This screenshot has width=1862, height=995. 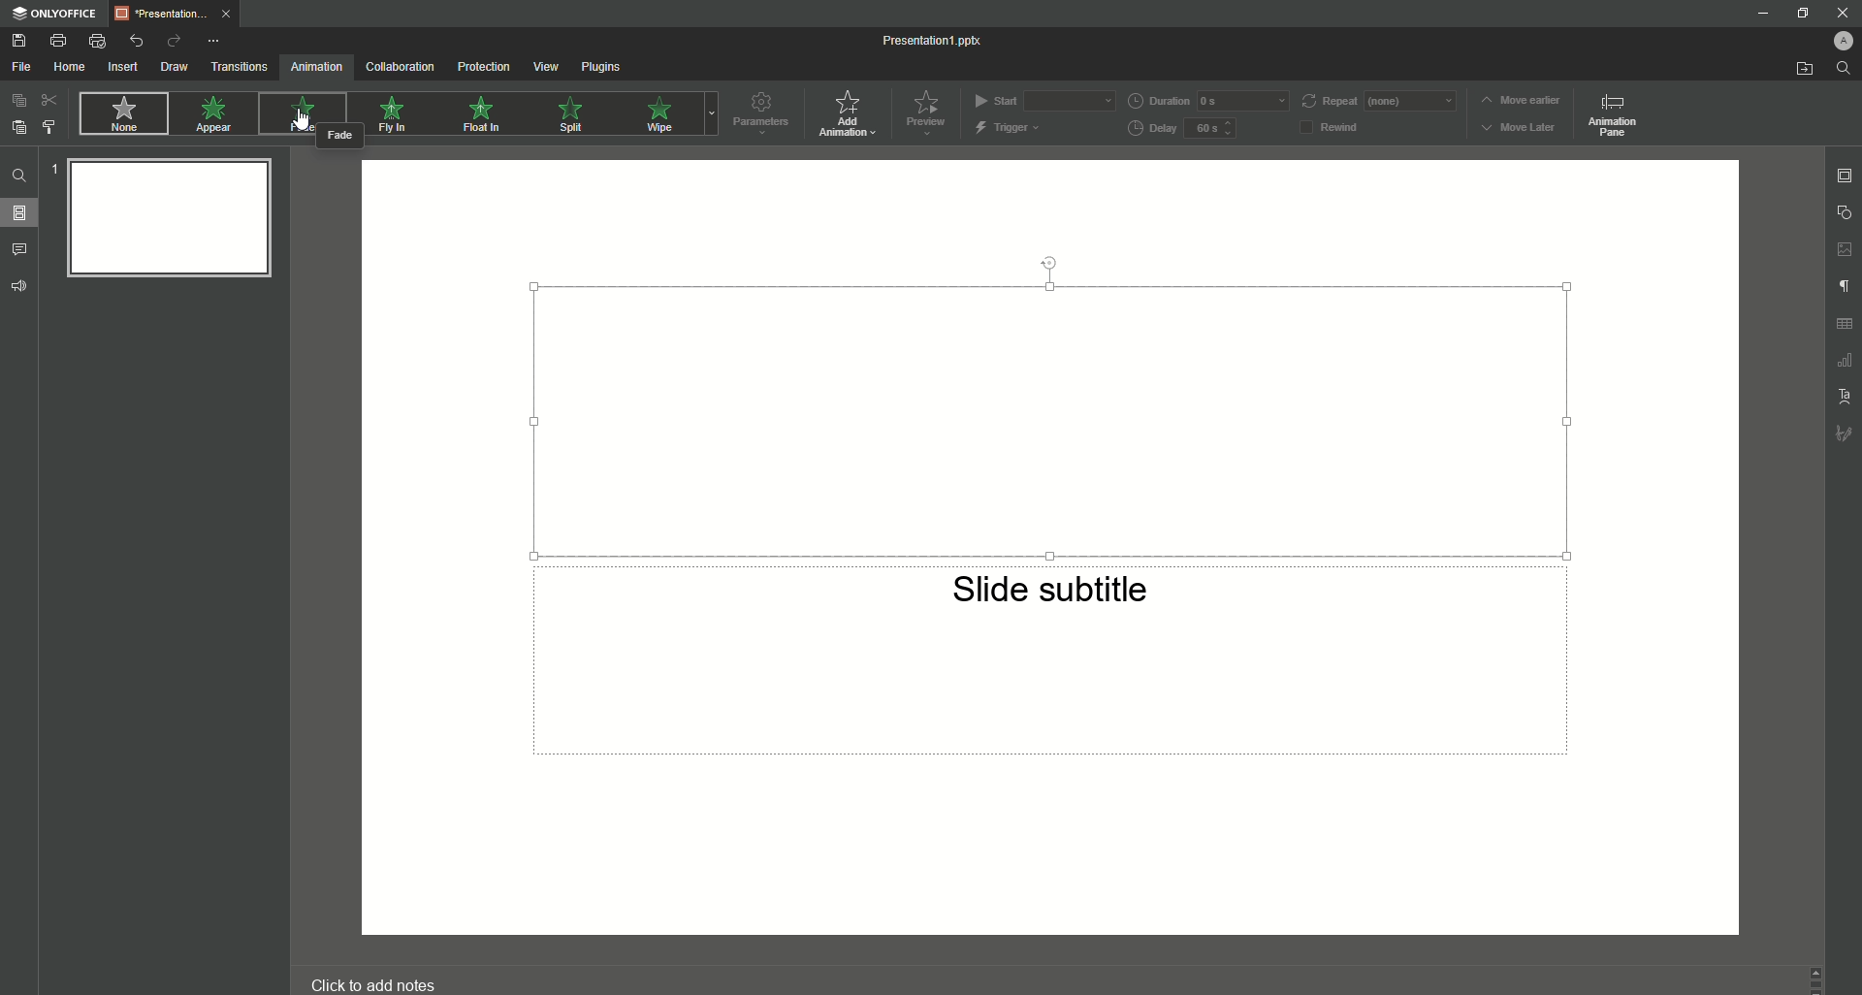 I want to click on Appear, so click(x=216, y=116).